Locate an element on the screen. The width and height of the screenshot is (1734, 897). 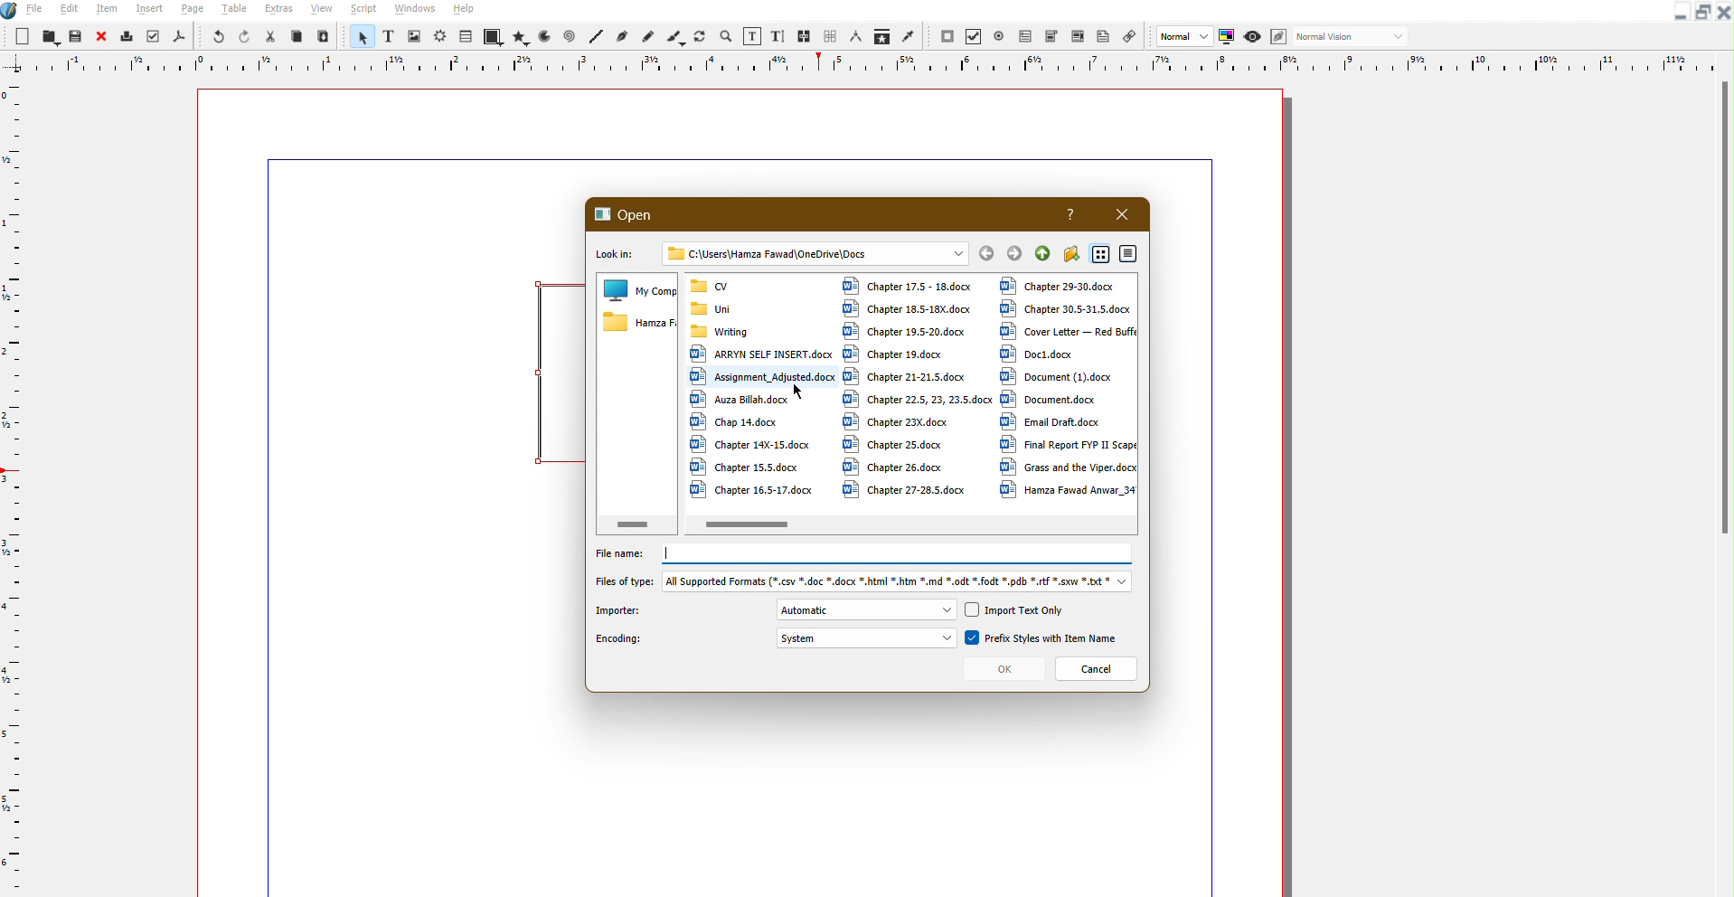
Check is located at coordinates (152, 36).